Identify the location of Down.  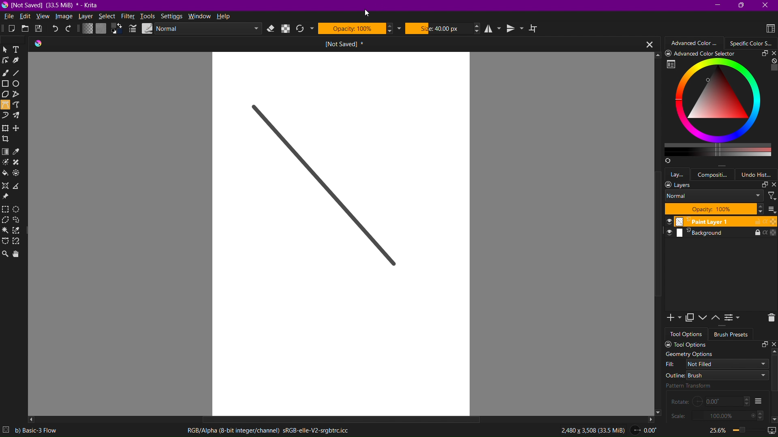
(660, 413).